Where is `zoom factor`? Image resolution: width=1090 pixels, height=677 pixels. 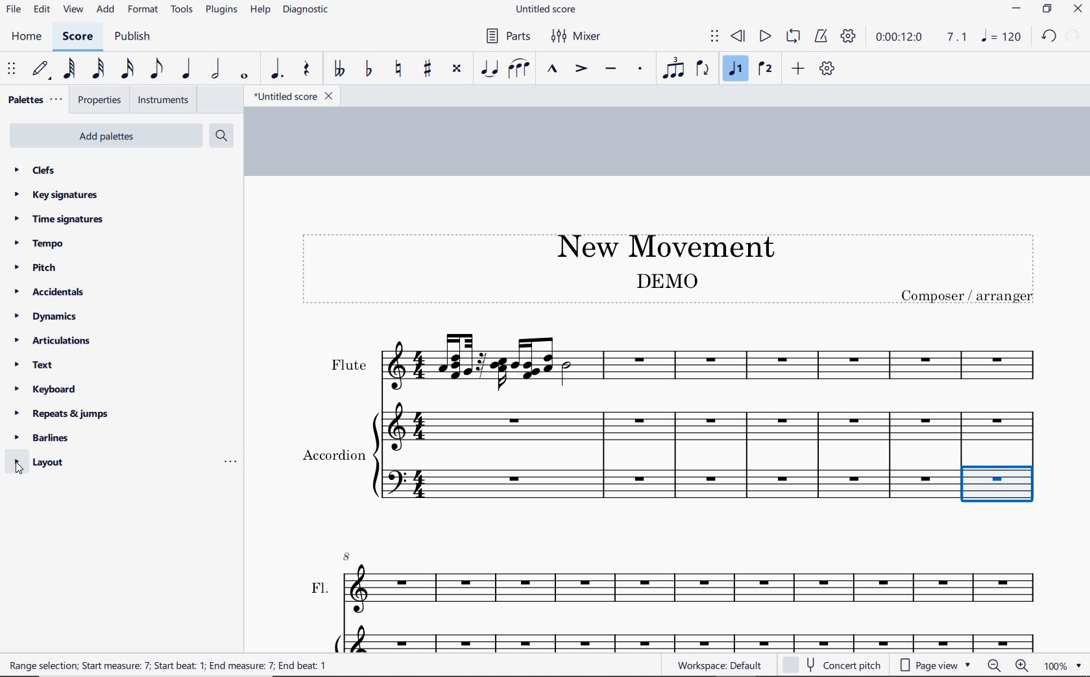
zoom factor is located at coordinates (1063, 665).